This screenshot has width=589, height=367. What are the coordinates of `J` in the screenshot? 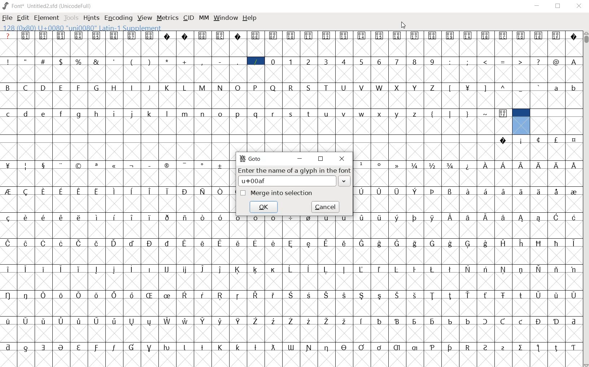 It's located at (150, 88).